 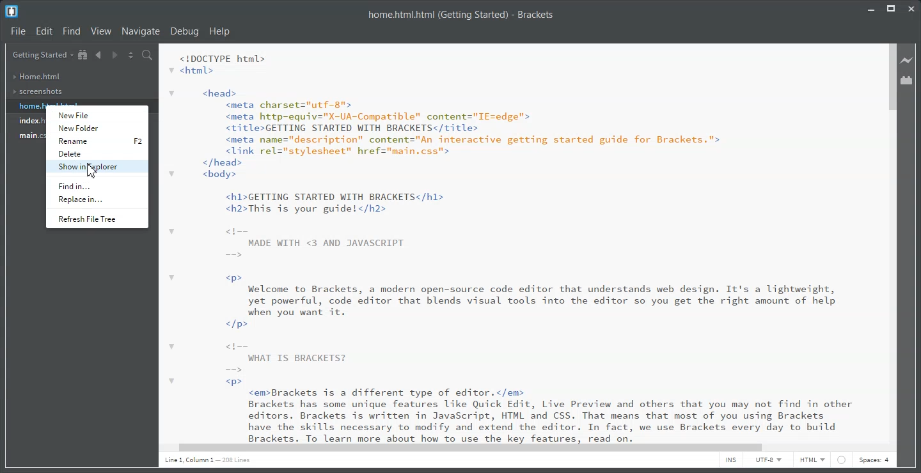 What do you see at coordinates (42, 55) in the screenshot?
I see `Getting Started` at bounding box center [42, 55].